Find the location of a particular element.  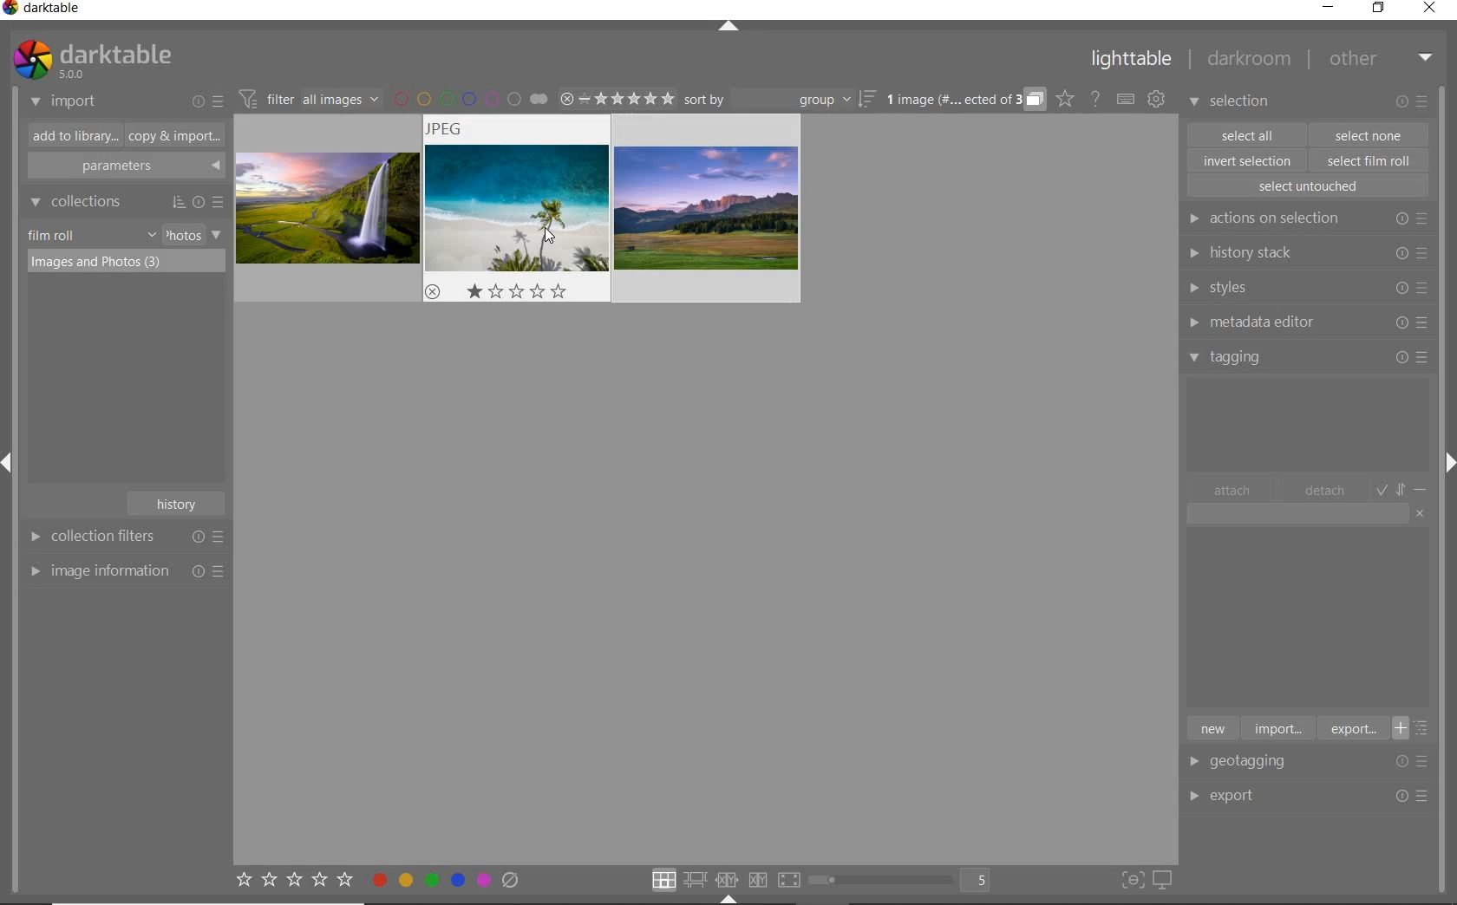

selection is located at coordinates (1232, 103).